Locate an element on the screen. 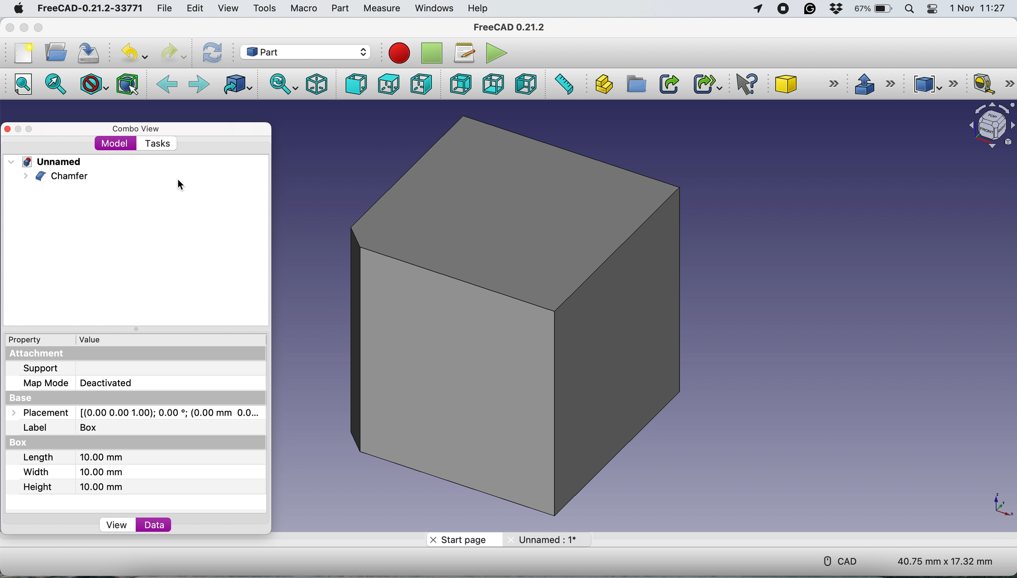 The width and height of the screenshot is (1017, 578). execute macros is located at coordinates (497, 53).